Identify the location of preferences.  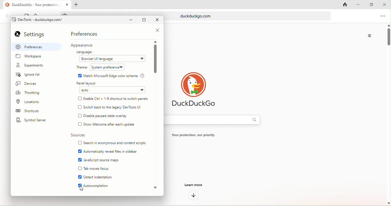
(37, 47).